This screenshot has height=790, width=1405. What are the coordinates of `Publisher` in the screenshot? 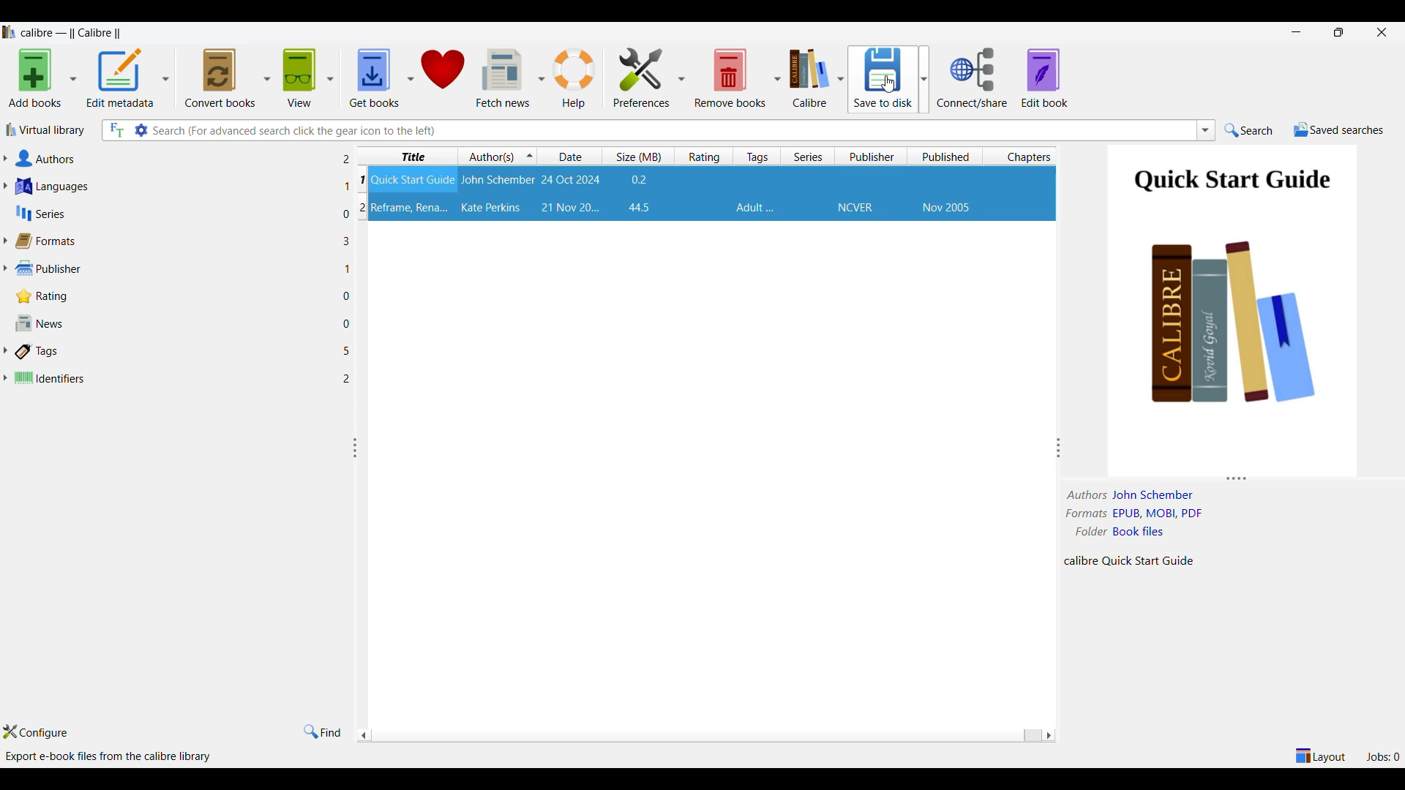 It's located at (855, 208).